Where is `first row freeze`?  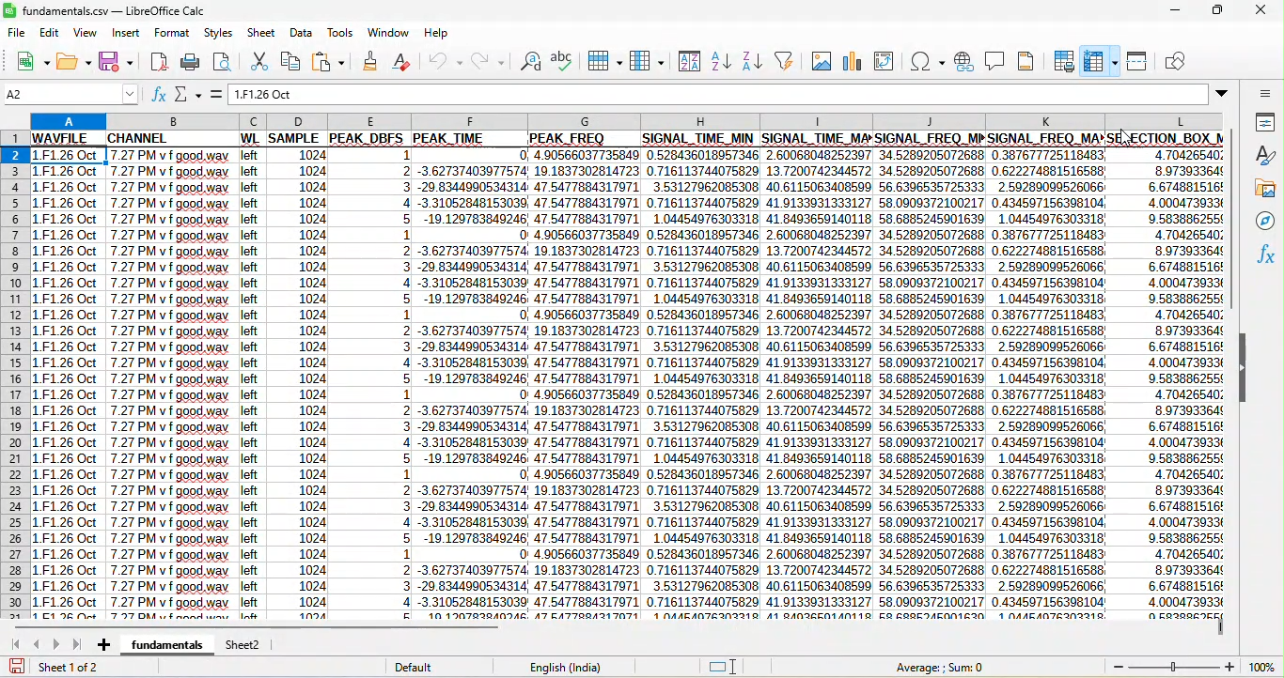 first row freeze is located at coordinates (628, 138).